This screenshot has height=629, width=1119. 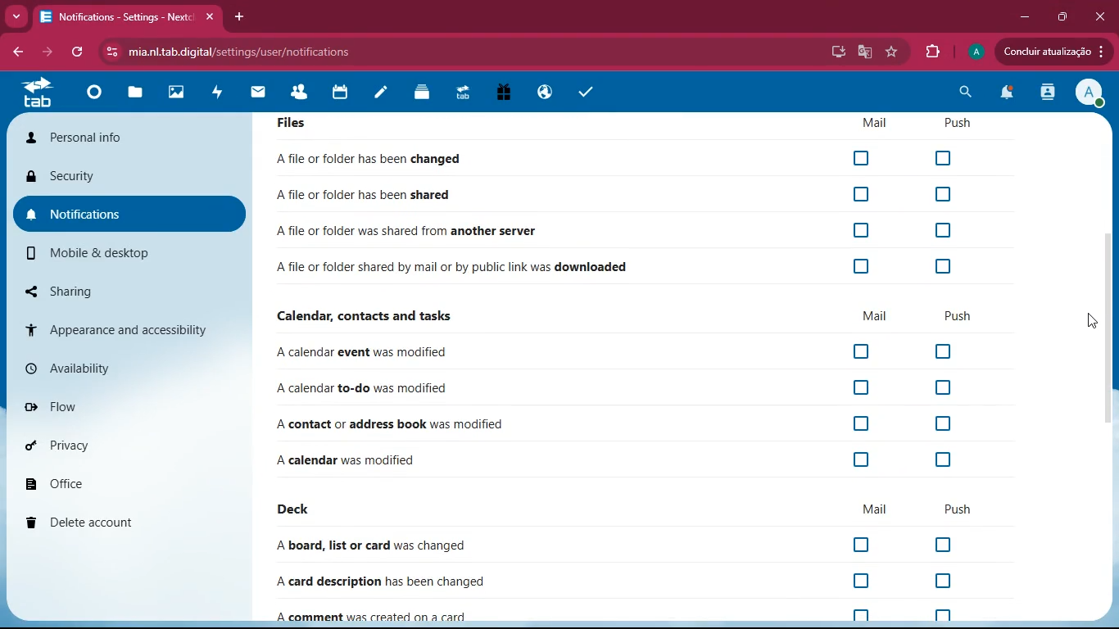 What do you see at coordinates (117, 17) in the screenshot?
I see `tab` at bounding box center [117, 17].